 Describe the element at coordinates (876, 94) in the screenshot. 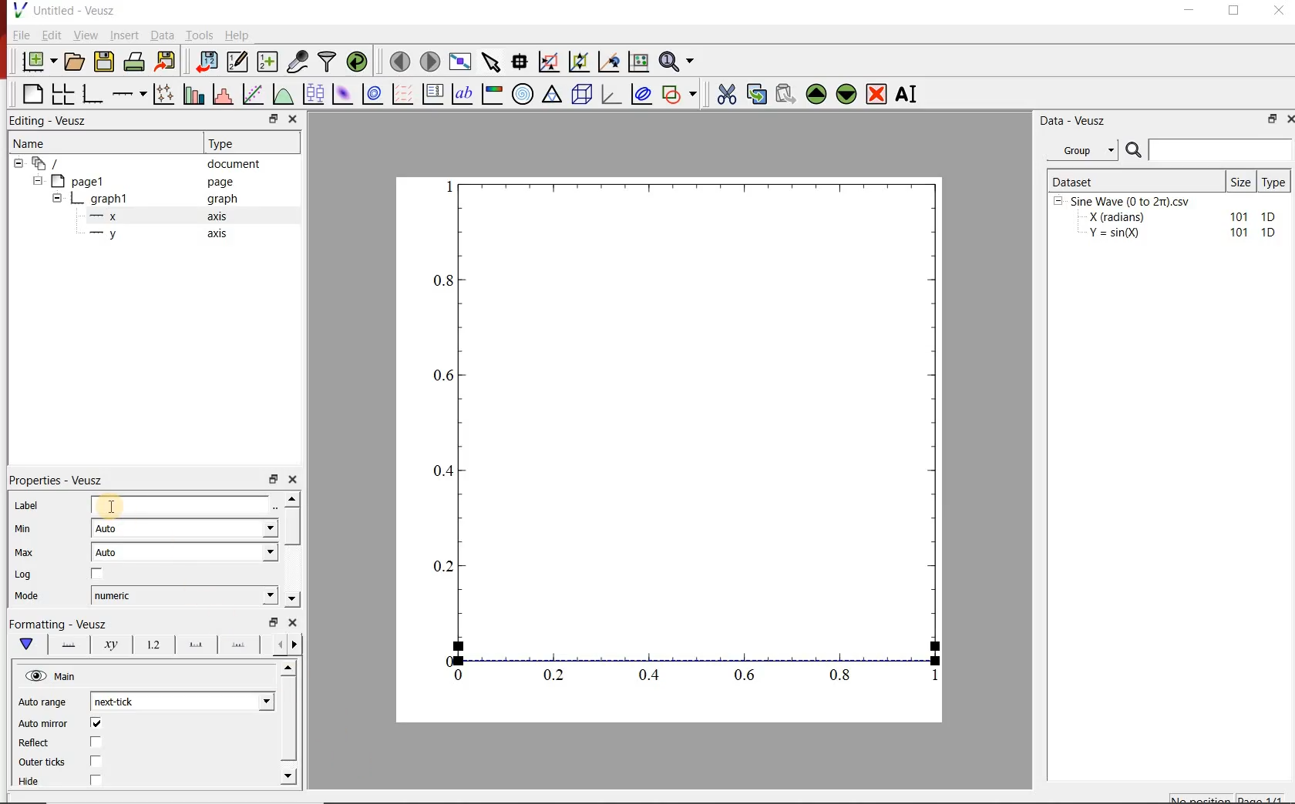

I see `remove` at that location.